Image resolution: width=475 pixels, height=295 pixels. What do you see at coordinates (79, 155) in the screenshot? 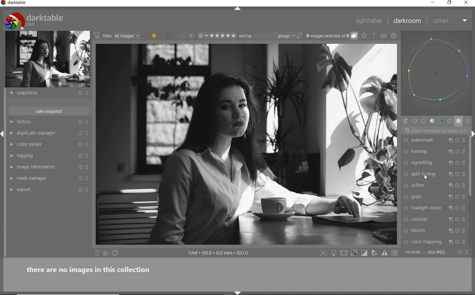
I see `reset` at bounding box center [79, 155].